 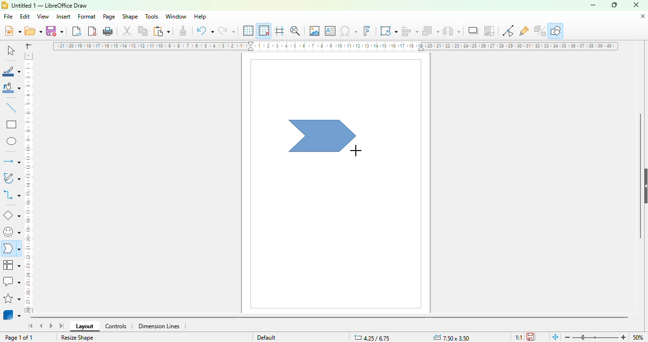 I want to click on fit page to current window, so click(x=555, y=337).